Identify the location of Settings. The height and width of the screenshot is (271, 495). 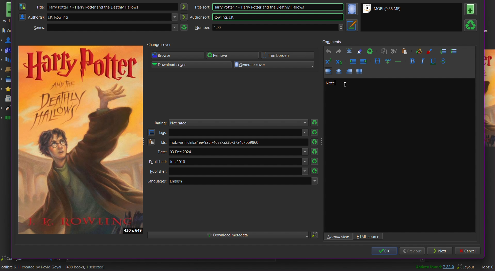
(314, 235).